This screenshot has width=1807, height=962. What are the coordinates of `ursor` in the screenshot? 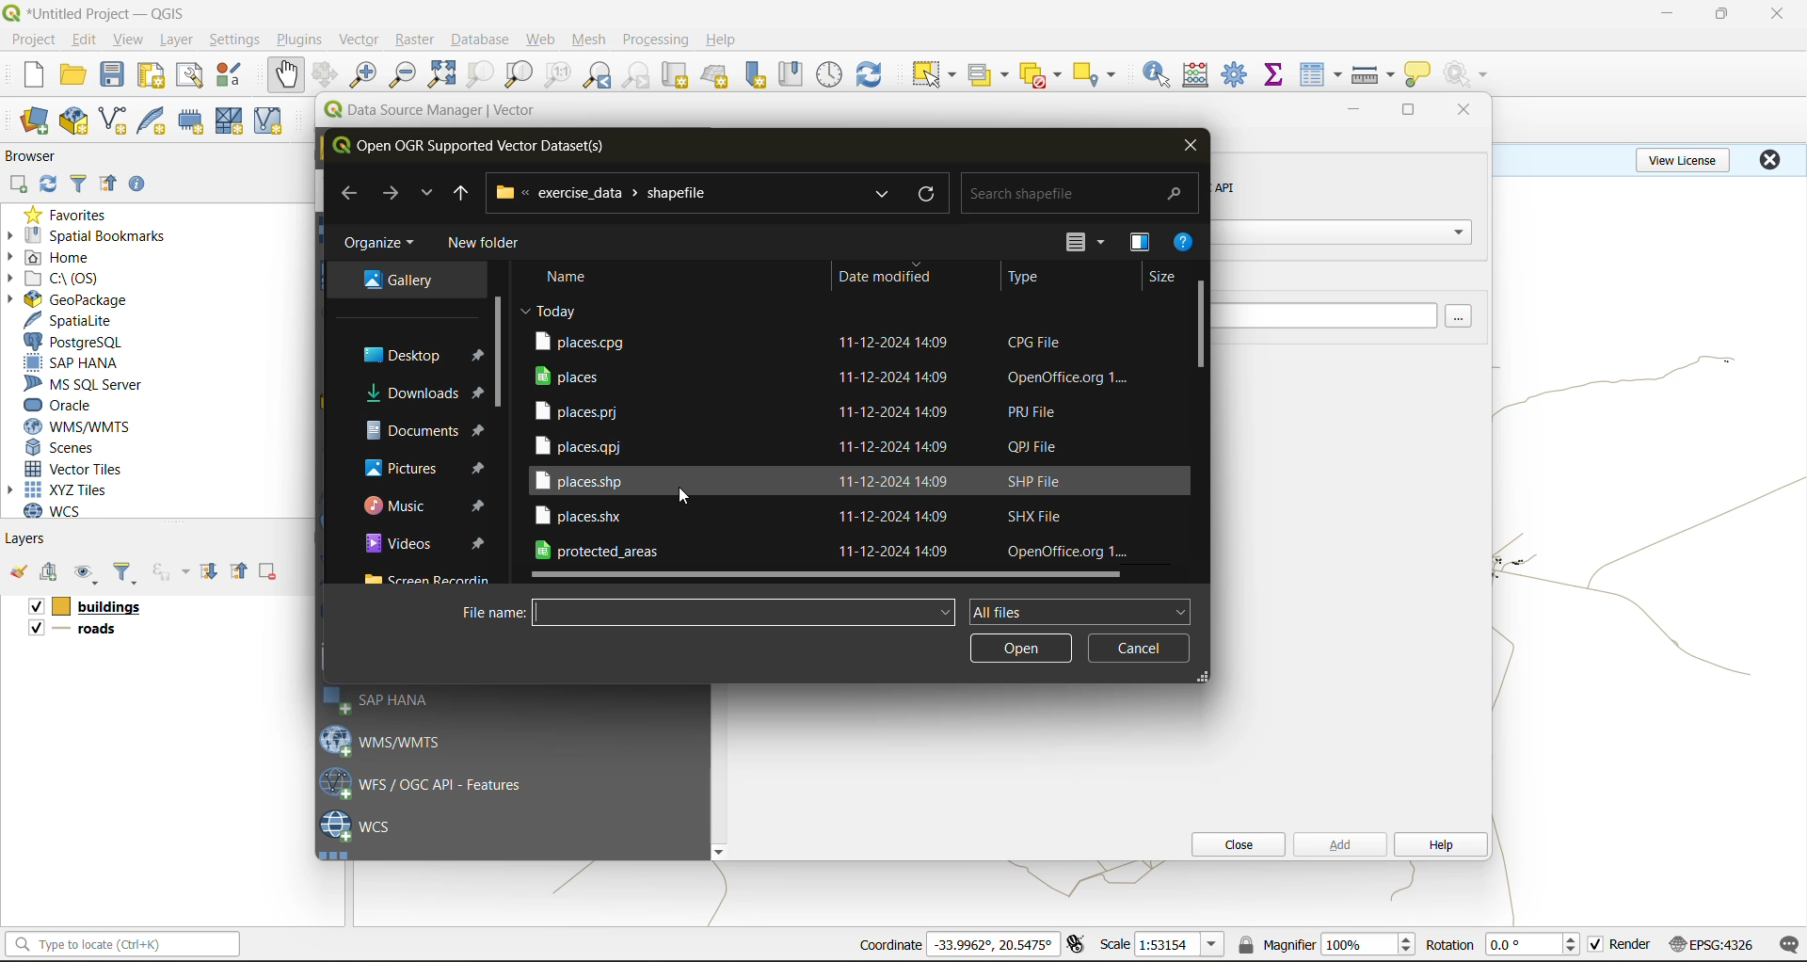 It's located at (687, 500).